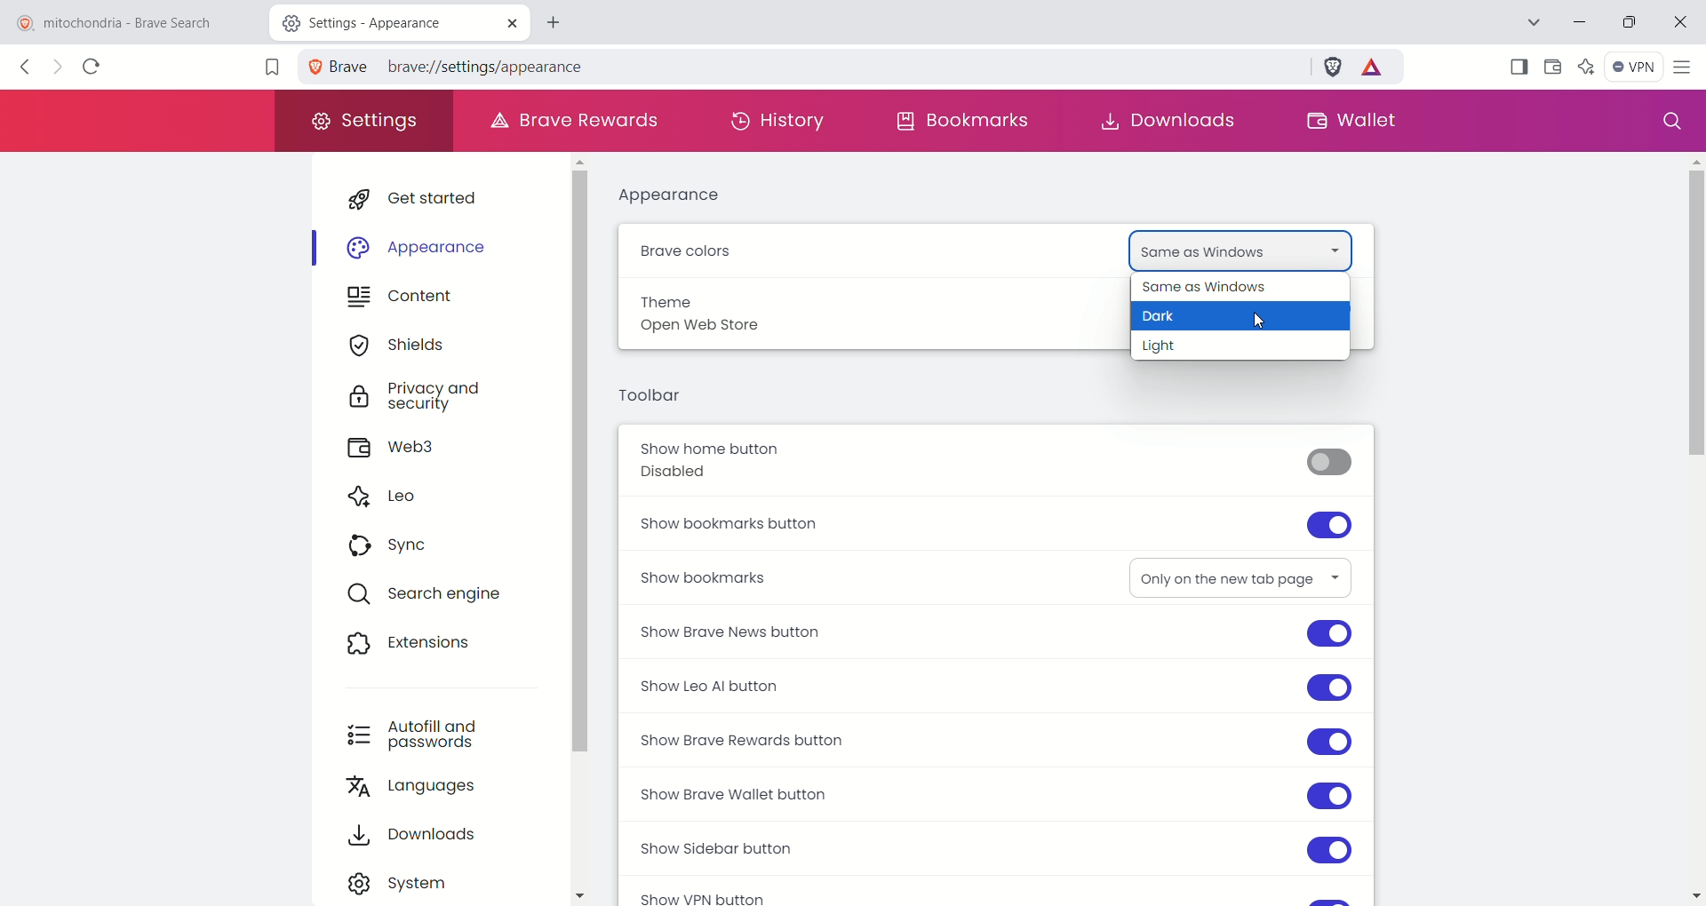 The height and width of the screenshot is (906, 1706). What do you see at coordinates (435, 196) in the screenshot?
I see `get started` at bounding box center [435, 196].